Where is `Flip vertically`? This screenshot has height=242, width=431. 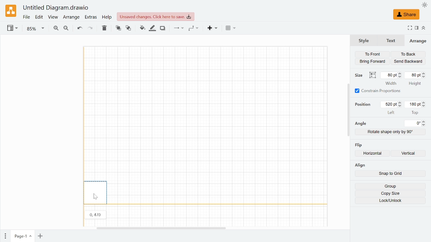
Flip vertically is located at coordinates (410, 154).